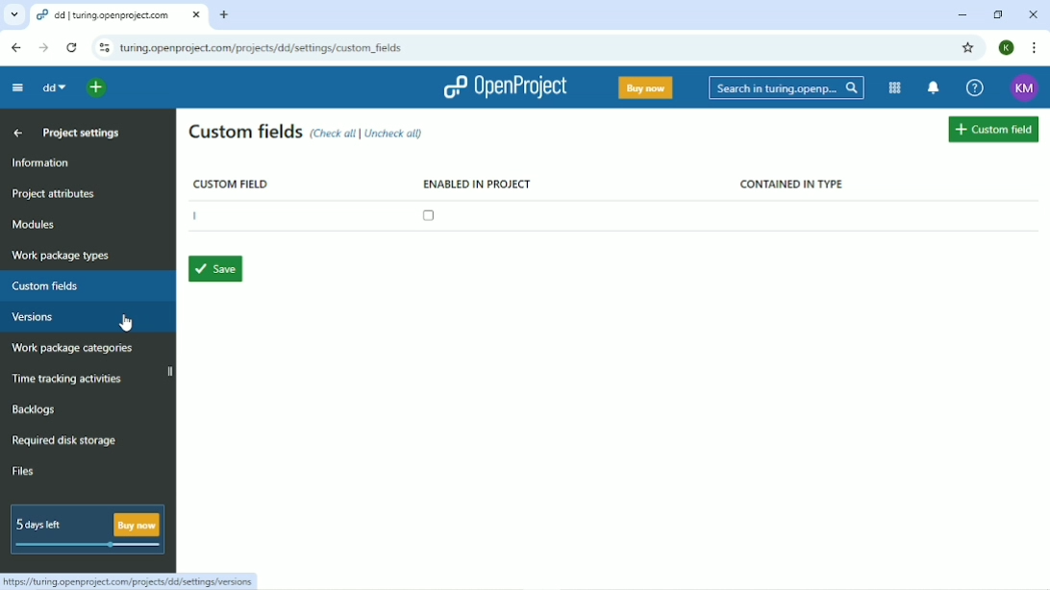 The width and height of the screenshot is (1050, 590). I want to click on Check all, so click(334, 135).